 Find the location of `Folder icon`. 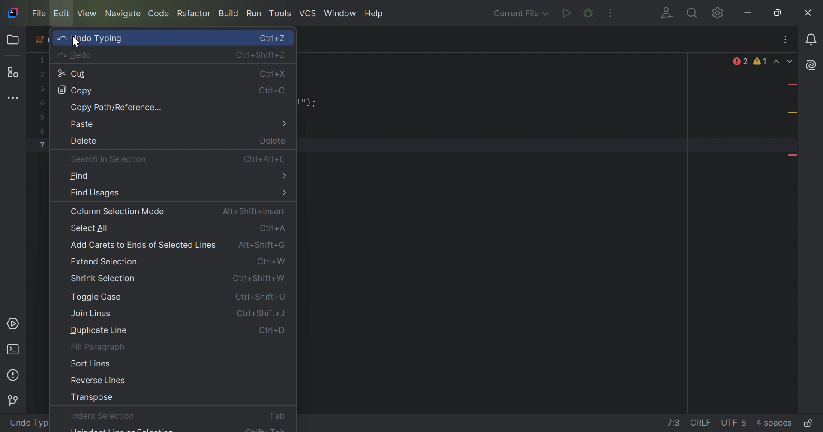

Folder icon is located at coordinates (16, 39).